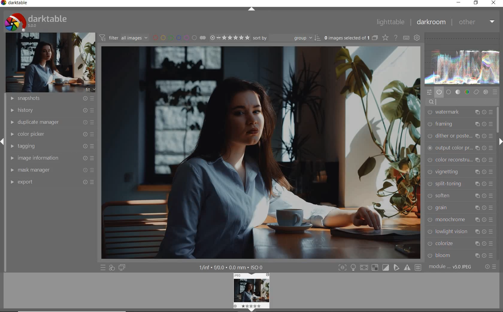 The image size is (503, 312). Describe the element at coordinates (459, 3) in the screenshot. I see `minimize` at that location.